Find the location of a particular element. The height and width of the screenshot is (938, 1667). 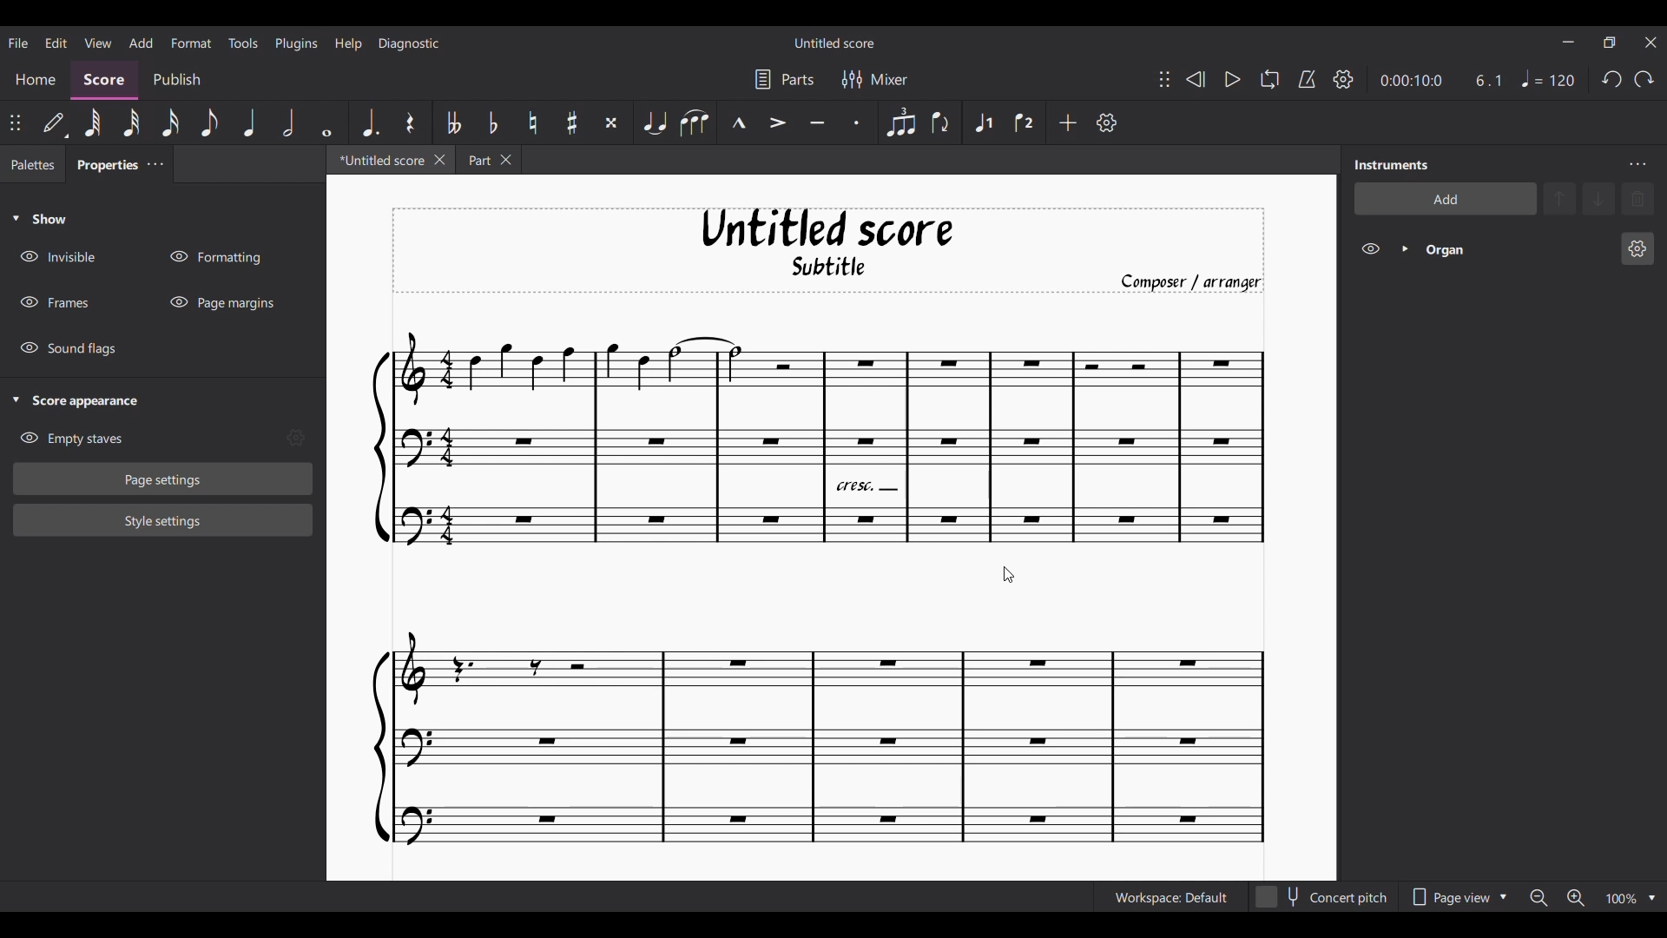

Format menu is located at coordinates (190, 43).